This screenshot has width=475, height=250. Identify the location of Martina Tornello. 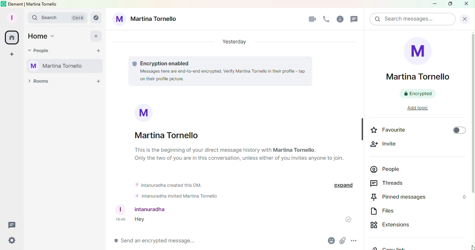
(167, 135).